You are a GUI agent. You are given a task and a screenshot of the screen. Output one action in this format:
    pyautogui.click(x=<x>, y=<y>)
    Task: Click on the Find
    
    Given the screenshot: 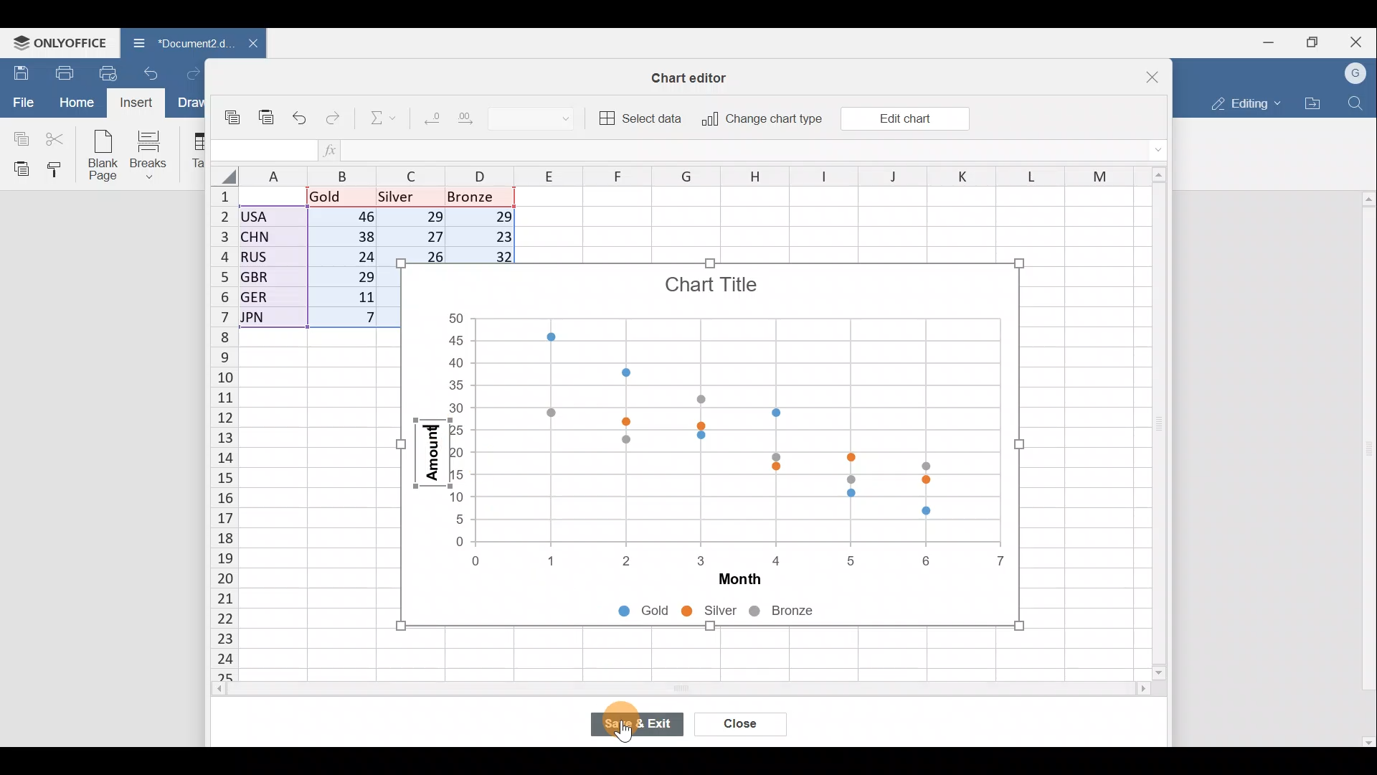 What is the action you would take?
    pyautogui.click(x=1356, y=103)
    